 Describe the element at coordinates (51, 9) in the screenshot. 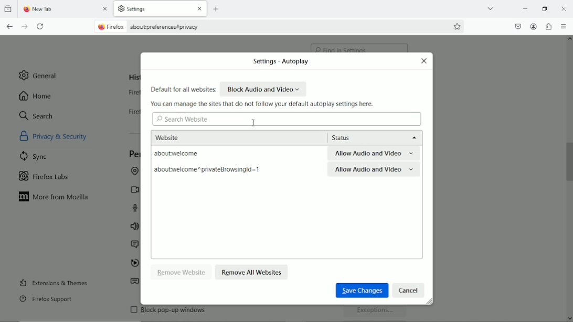

I see `new tab` at that location.